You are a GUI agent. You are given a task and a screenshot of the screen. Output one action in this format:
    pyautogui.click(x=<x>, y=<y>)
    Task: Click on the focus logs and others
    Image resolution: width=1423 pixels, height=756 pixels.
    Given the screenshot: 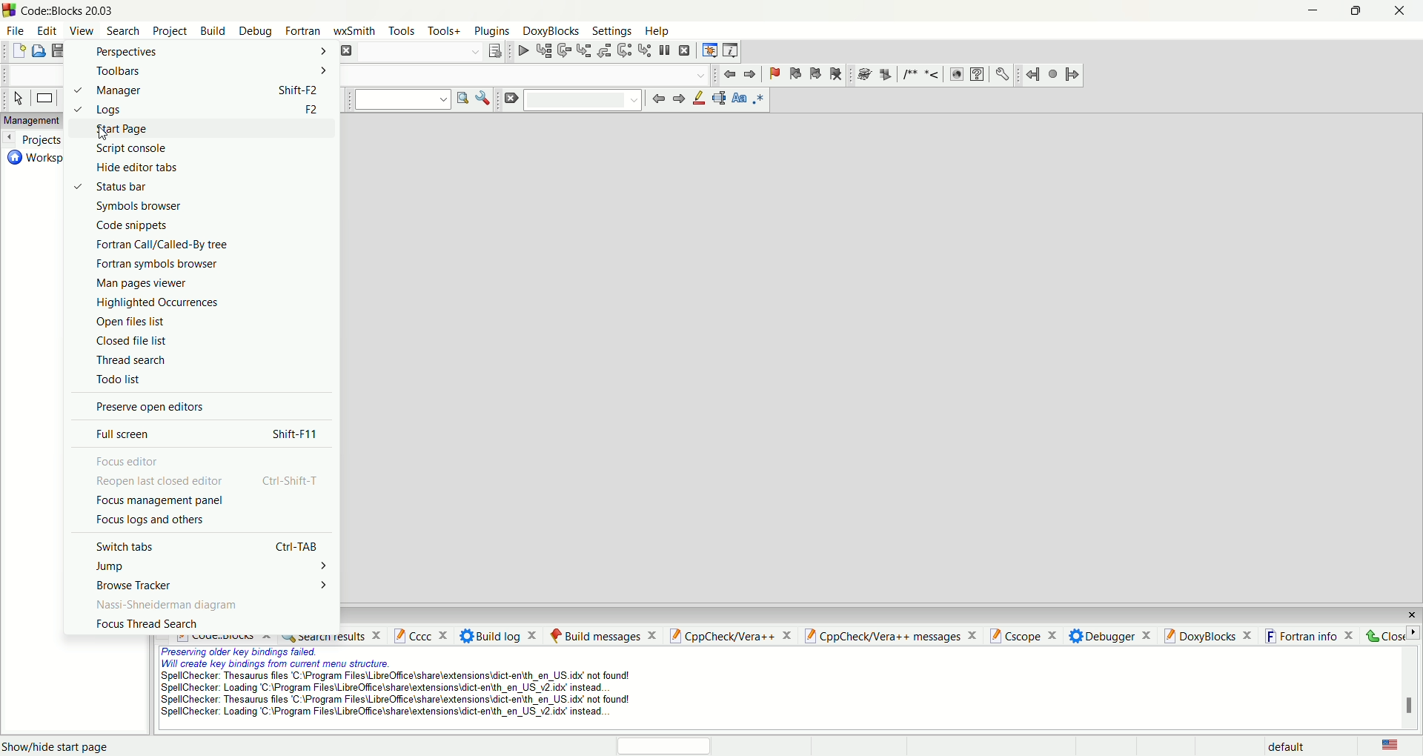 What is the action you would take?
    pyautogui.click(x=154, y=522)
    